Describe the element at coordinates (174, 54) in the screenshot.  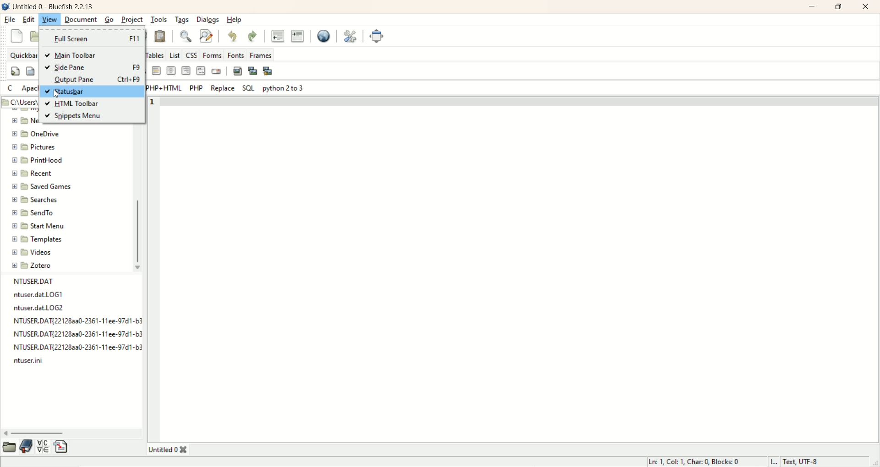
I see `list` at that location.